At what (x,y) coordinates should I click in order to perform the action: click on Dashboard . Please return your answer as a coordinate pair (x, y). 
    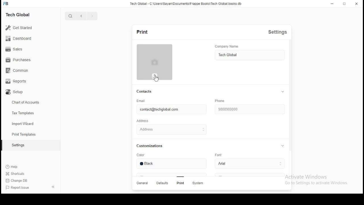
    Looking at the image, I should click on (24, 38).